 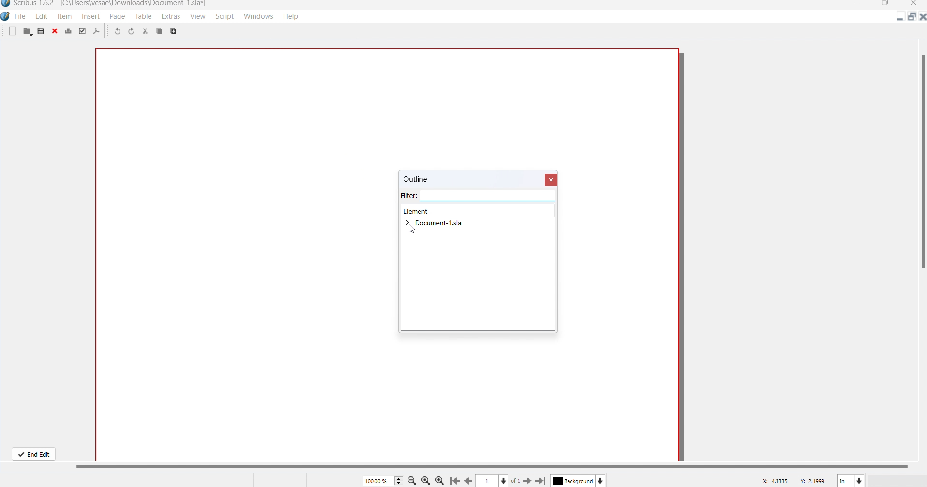 I want to click on , so click(x=198, y=17).